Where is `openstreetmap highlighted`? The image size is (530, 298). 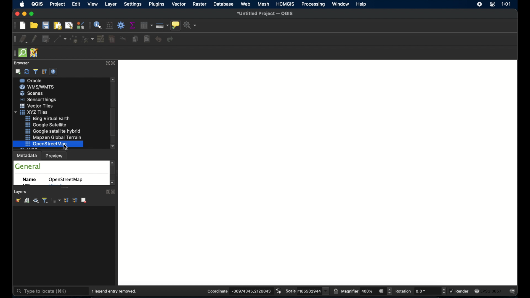
openstreetmap highlighted is located at coordinates (48, 144).